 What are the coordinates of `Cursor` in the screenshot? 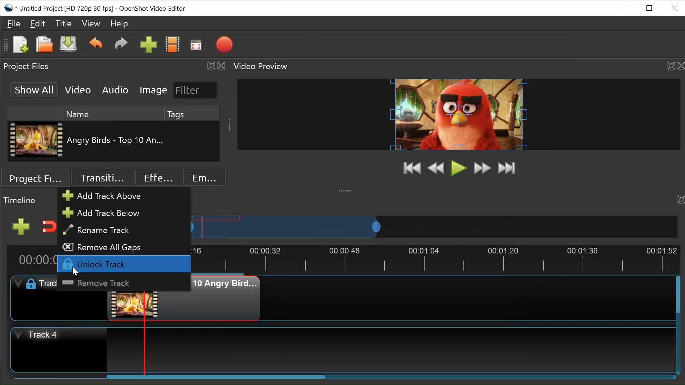 It's located at (76, 272).